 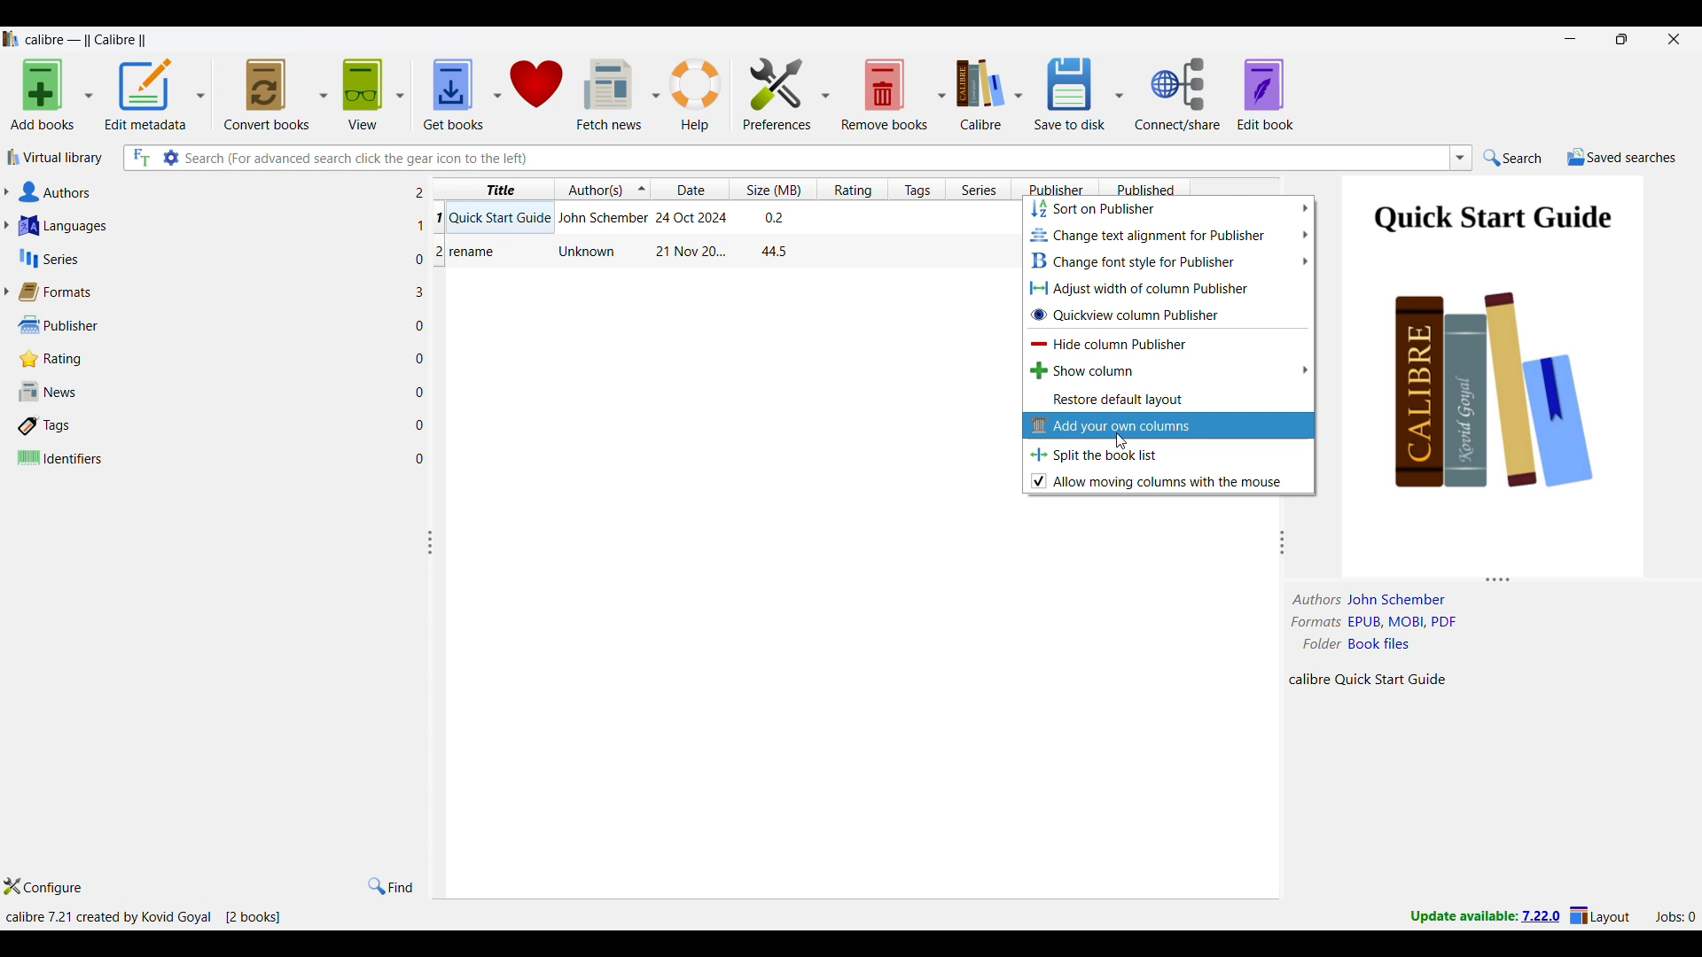 What do you see at coordinates (205, 359) in the screenshot?
I see `Rating` at bounding box center [205, 359].